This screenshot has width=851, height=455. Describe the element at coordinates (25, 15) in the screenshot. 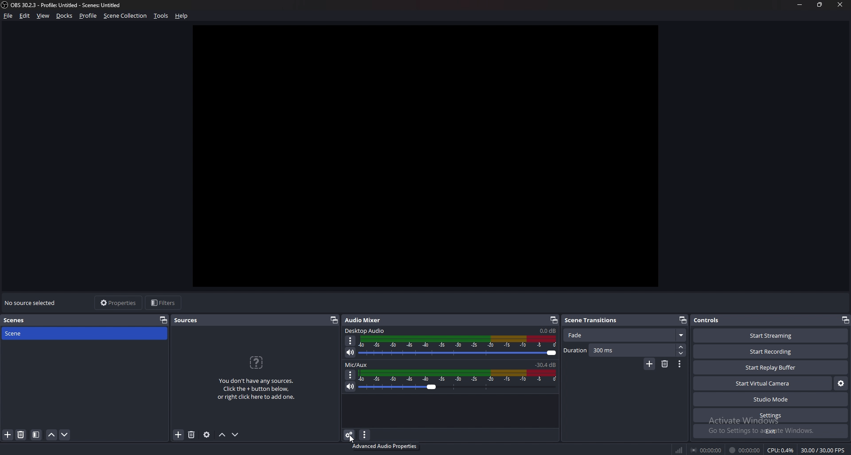

I see `edit` at that location.